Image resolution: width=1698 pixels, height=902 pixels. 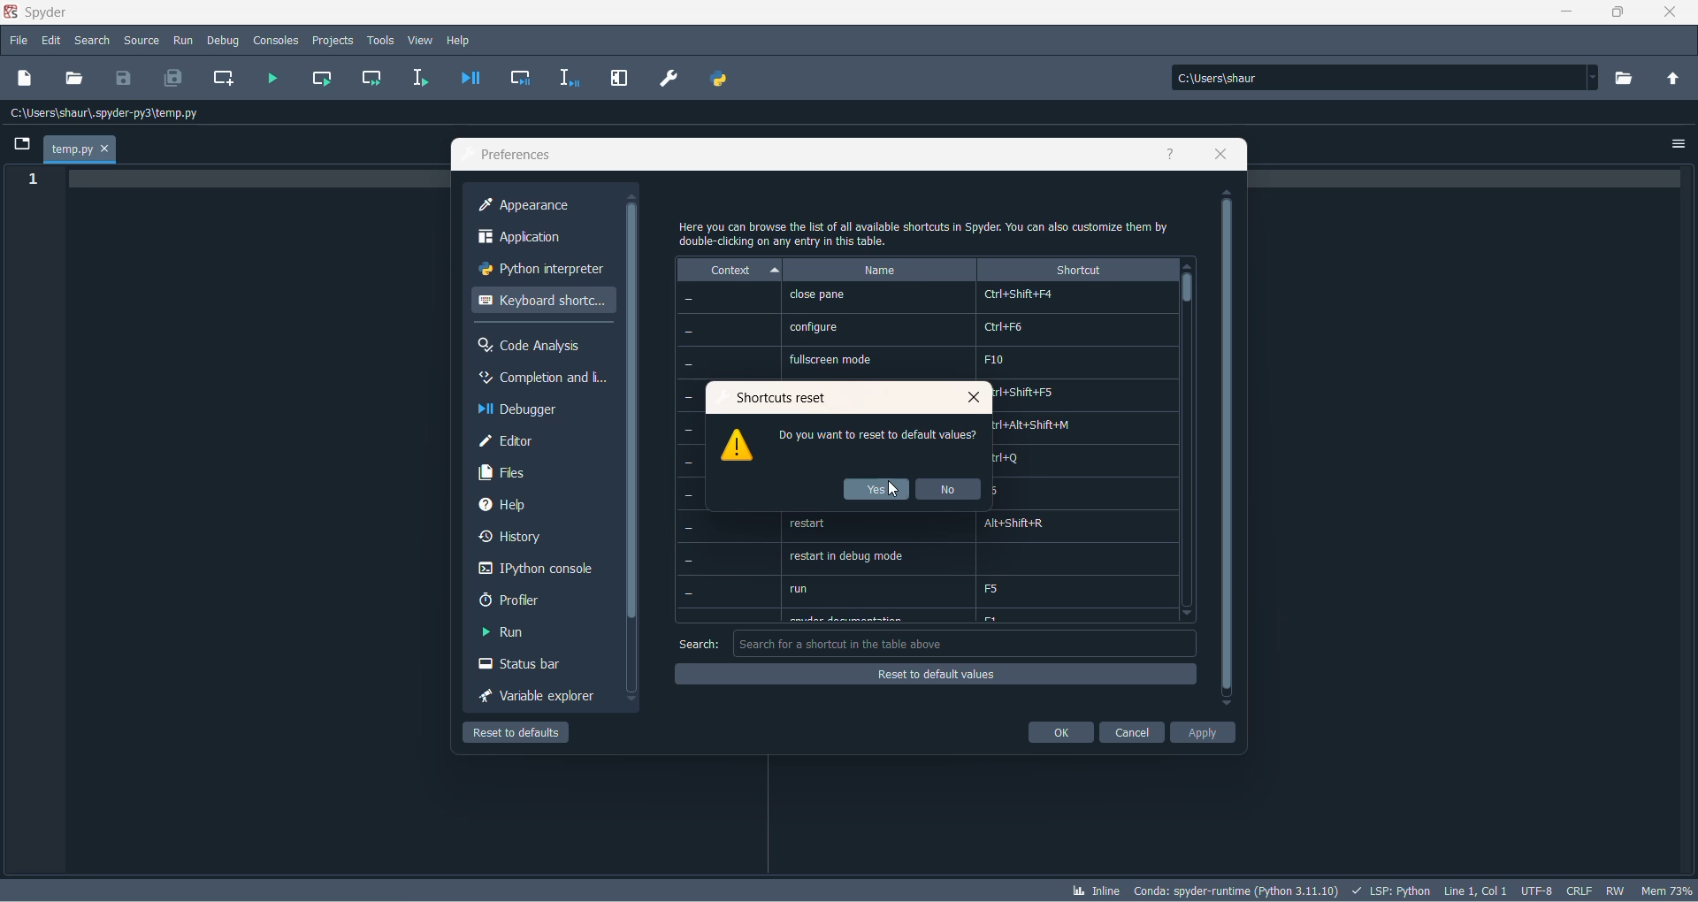 What do you see at coordinates (1189, 616) in the screenshot?
I see `move down` at bounding box center [1189, 616].